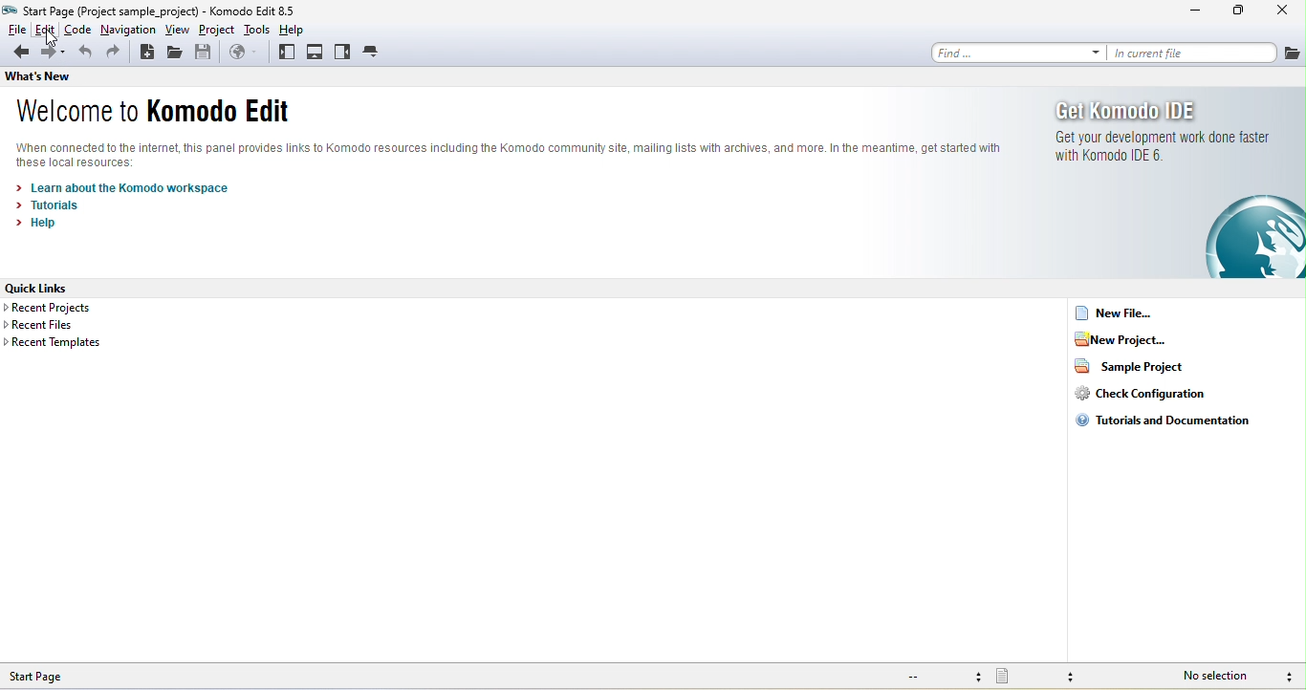 The height and width of the screenshot is (690, 1306). What do you see at coordinates (1181, 11) in the screenshot?
I see `minimize` at bounding box center [1181, 11].